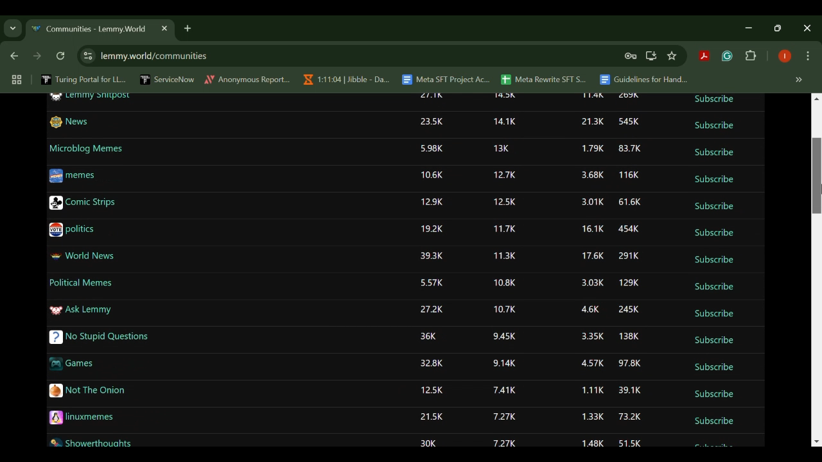 The height and width of the screenshot is (462, 822). What do you see at coordinates (592, 95) in the screenshot?
I see `11.4K` at bounding box center [592, 95].